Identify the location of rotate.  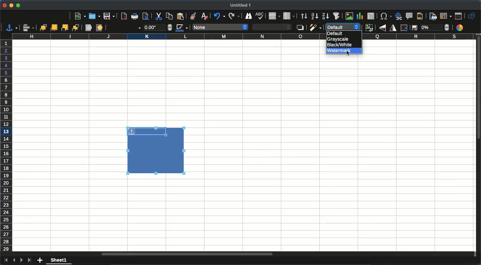
(404, 28).